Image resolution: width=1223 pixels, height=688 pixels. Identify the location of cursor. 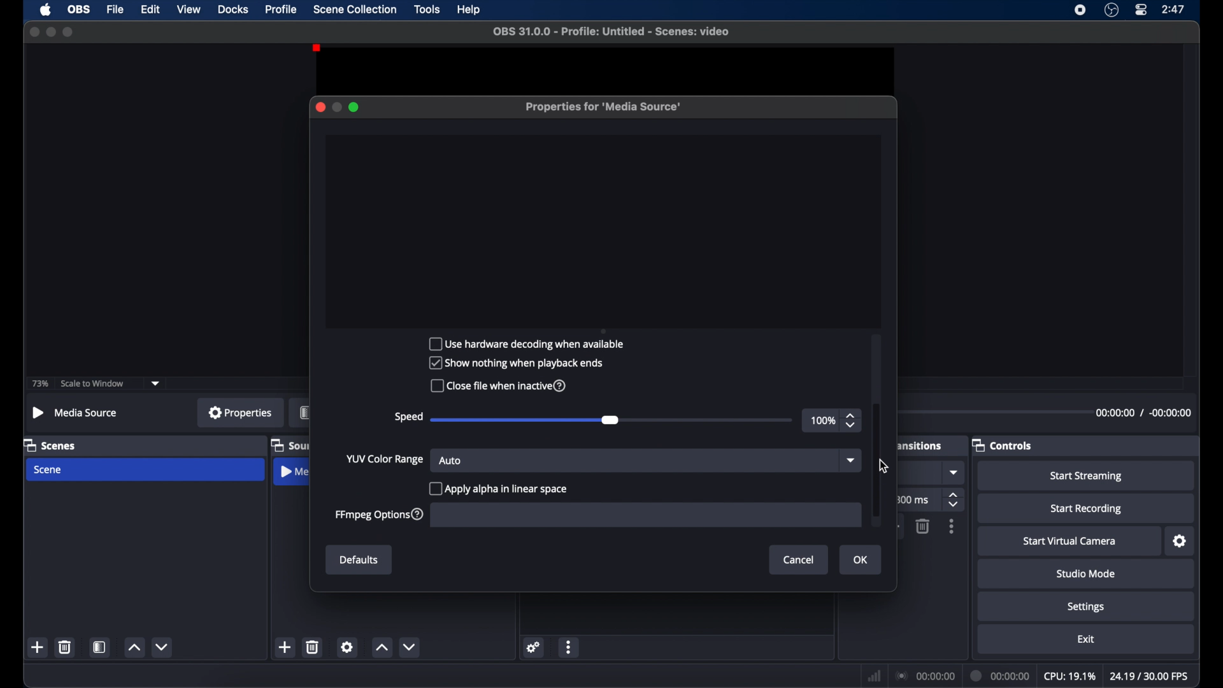
(883, 466).